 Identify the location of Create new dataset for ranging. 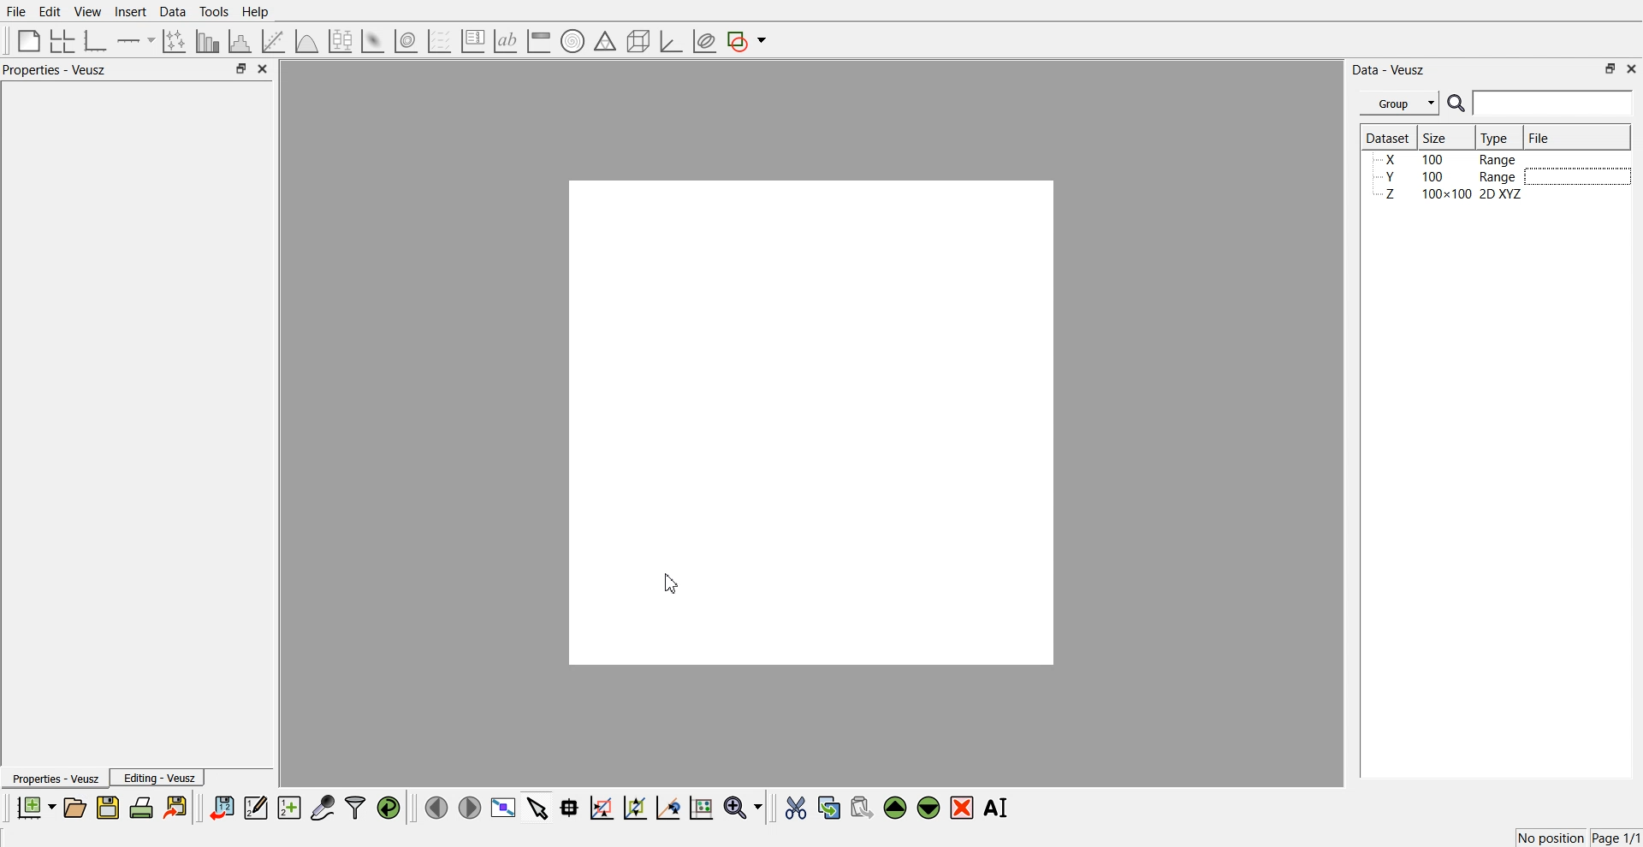
(288, 808).